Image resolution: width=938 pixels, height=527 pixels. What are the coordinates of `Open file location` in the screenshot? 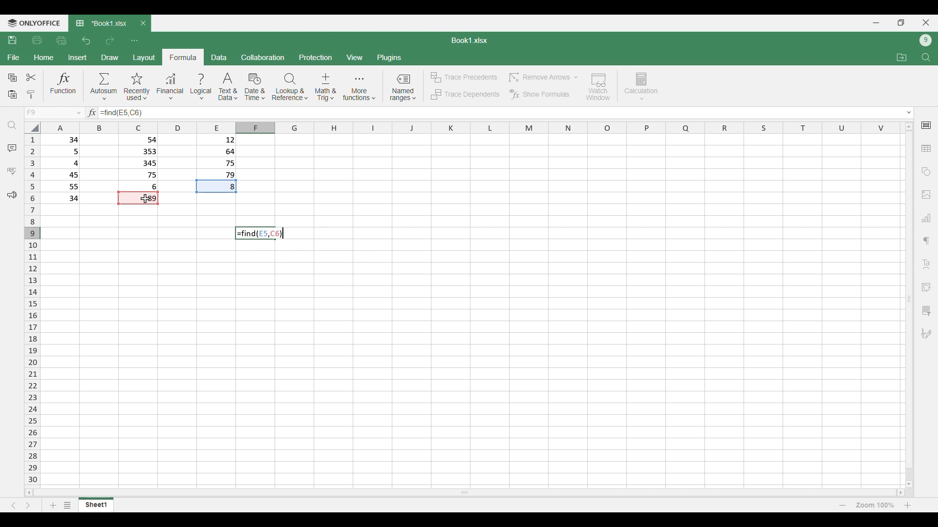 It's located at (902, 58).